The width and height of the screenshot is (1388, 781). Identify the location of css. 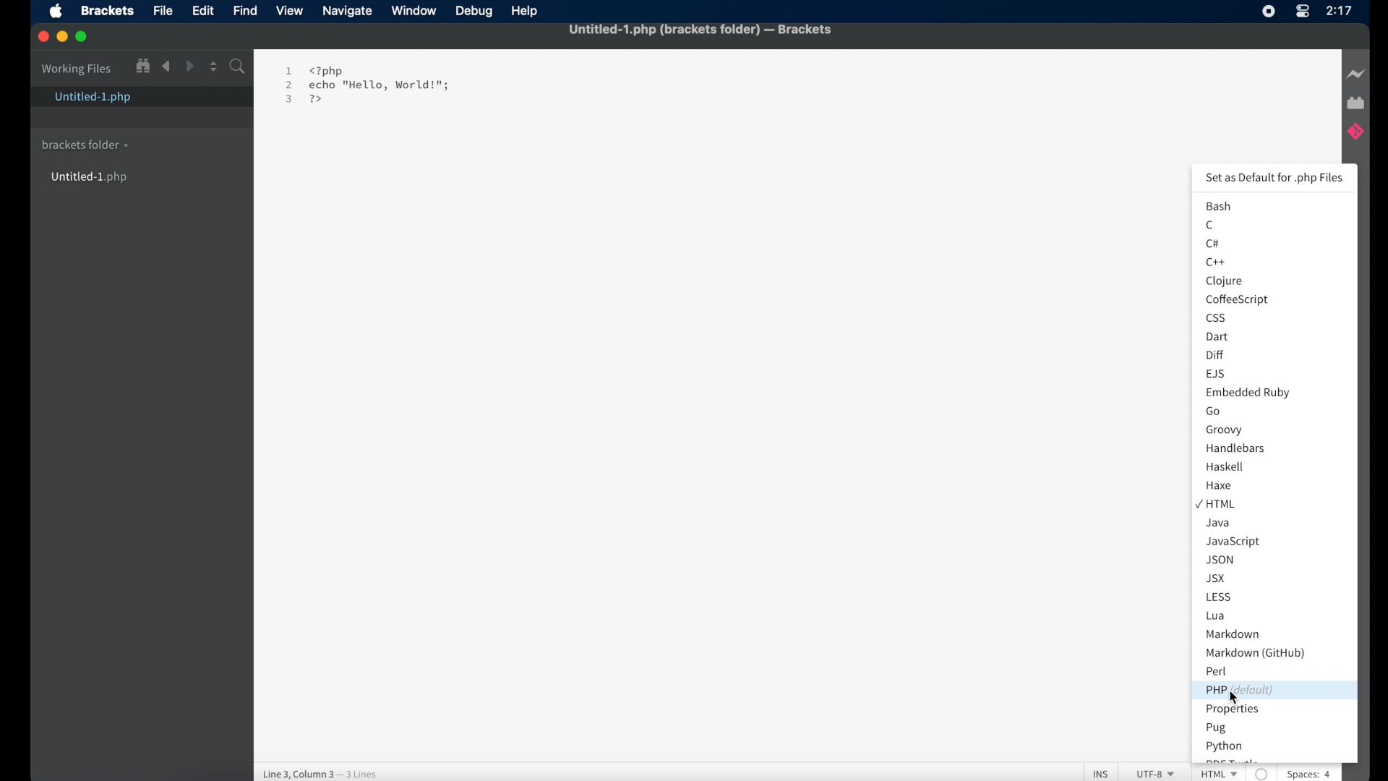
(1217, 317).